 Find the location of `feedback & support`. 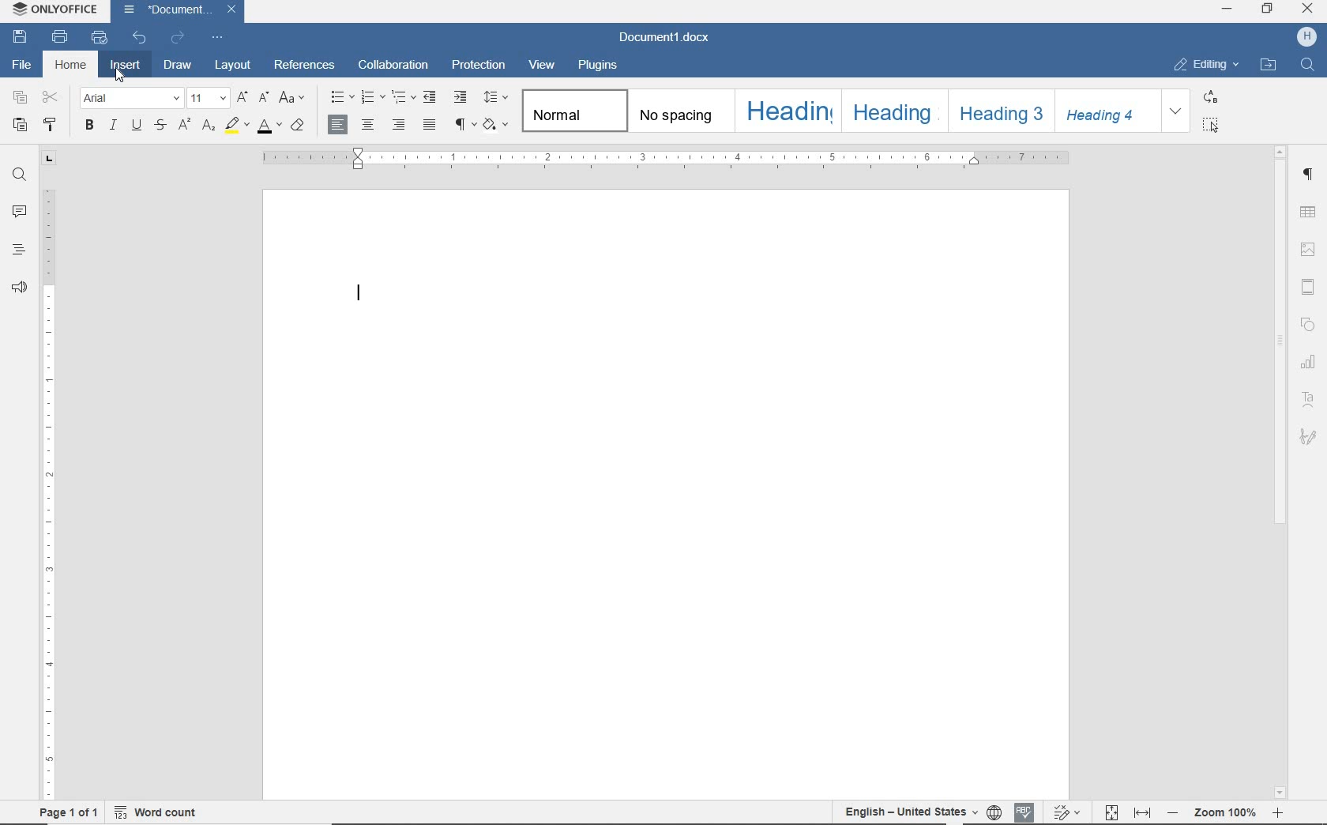

feedback & support is located at coordinates (21, 286).